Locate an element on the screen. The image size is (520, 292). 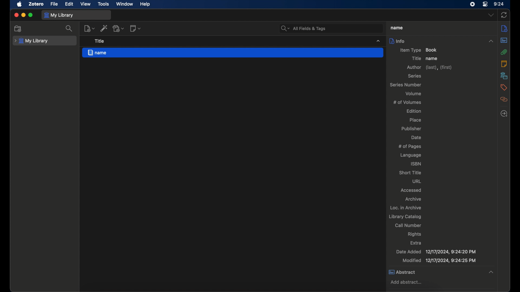
new collection is located at coordinates (18, 29).